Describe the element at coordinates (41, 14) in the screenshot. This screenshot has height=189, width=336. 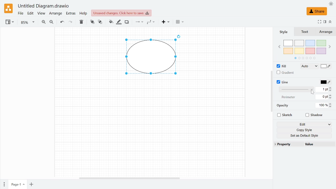
I see `View` at that location.